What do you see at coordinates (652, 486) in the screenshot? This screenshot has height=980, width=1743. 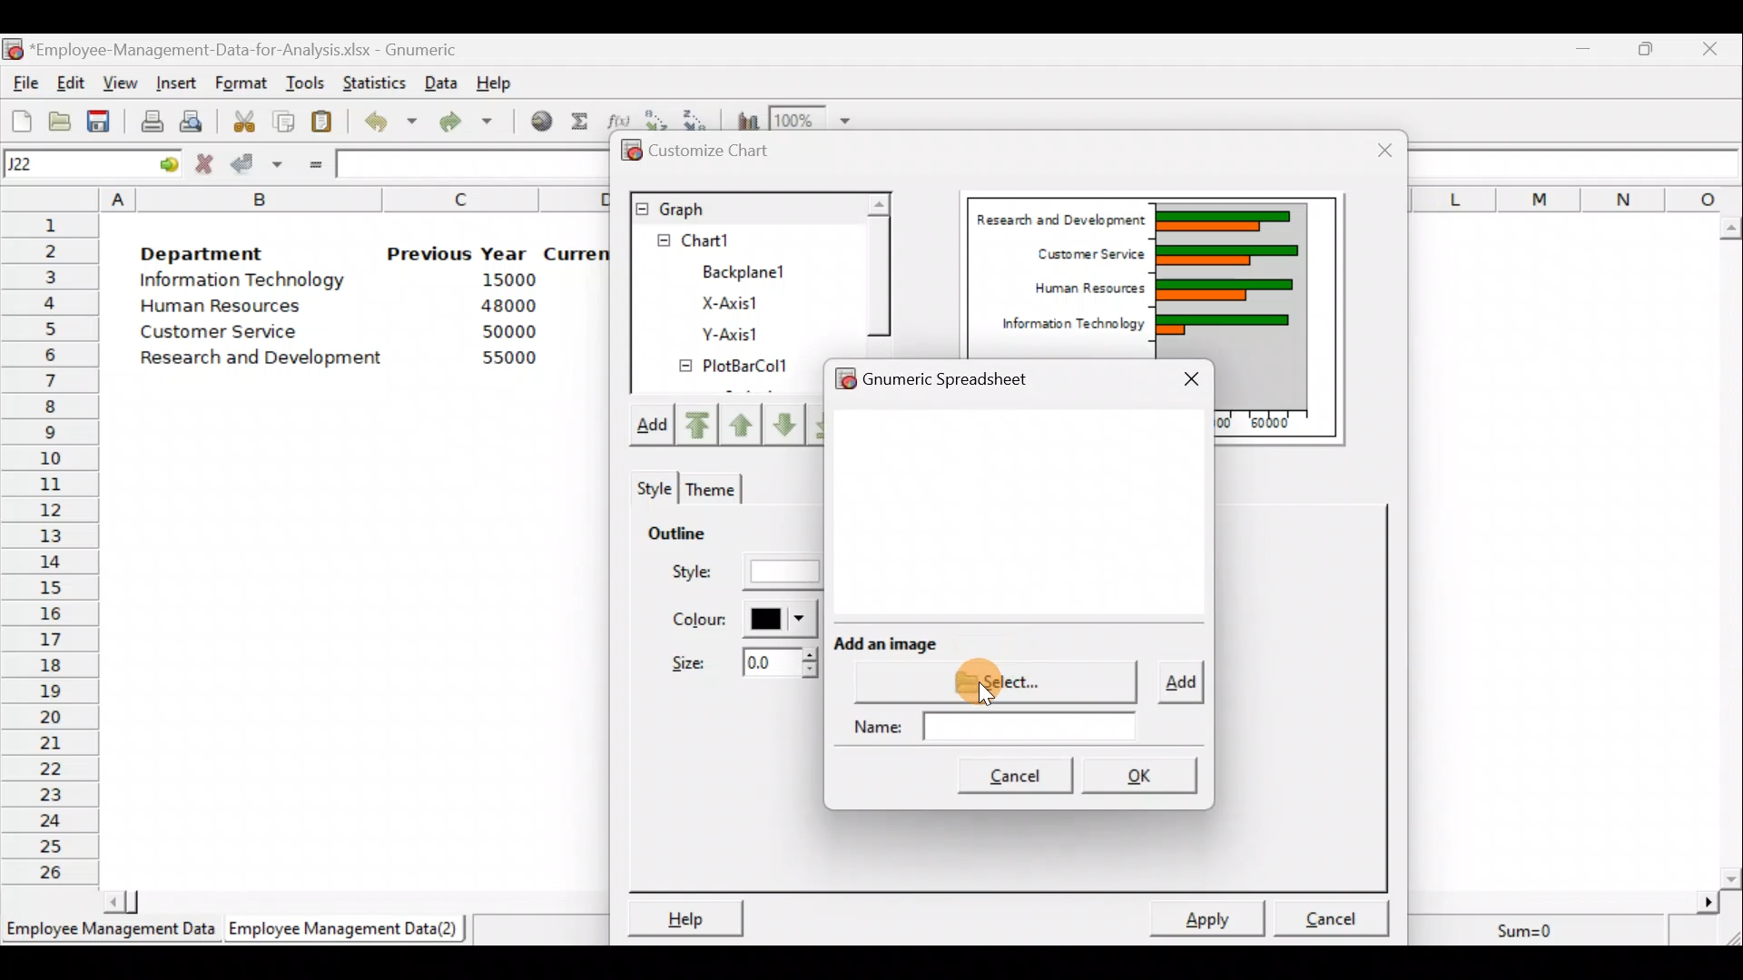 I see `Style` at bounding box center [652, 486].